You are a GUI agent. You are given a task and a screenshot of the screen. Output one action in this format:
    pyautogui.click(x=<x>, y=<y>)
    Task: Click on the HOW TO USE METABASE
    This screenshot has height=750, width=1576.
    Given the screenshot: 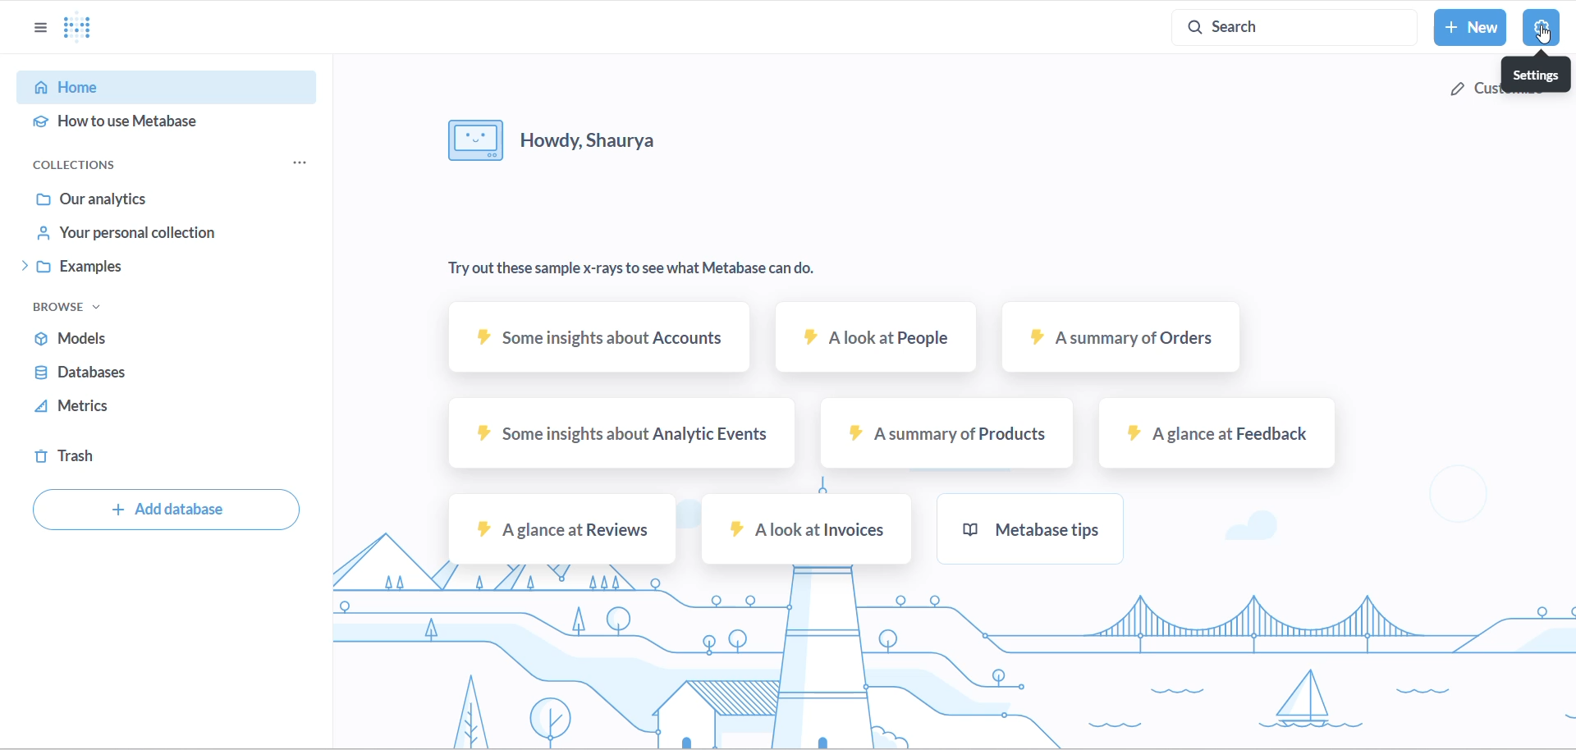 What is the action you would take?
    pyautogui.click(x=141, y=123)
    